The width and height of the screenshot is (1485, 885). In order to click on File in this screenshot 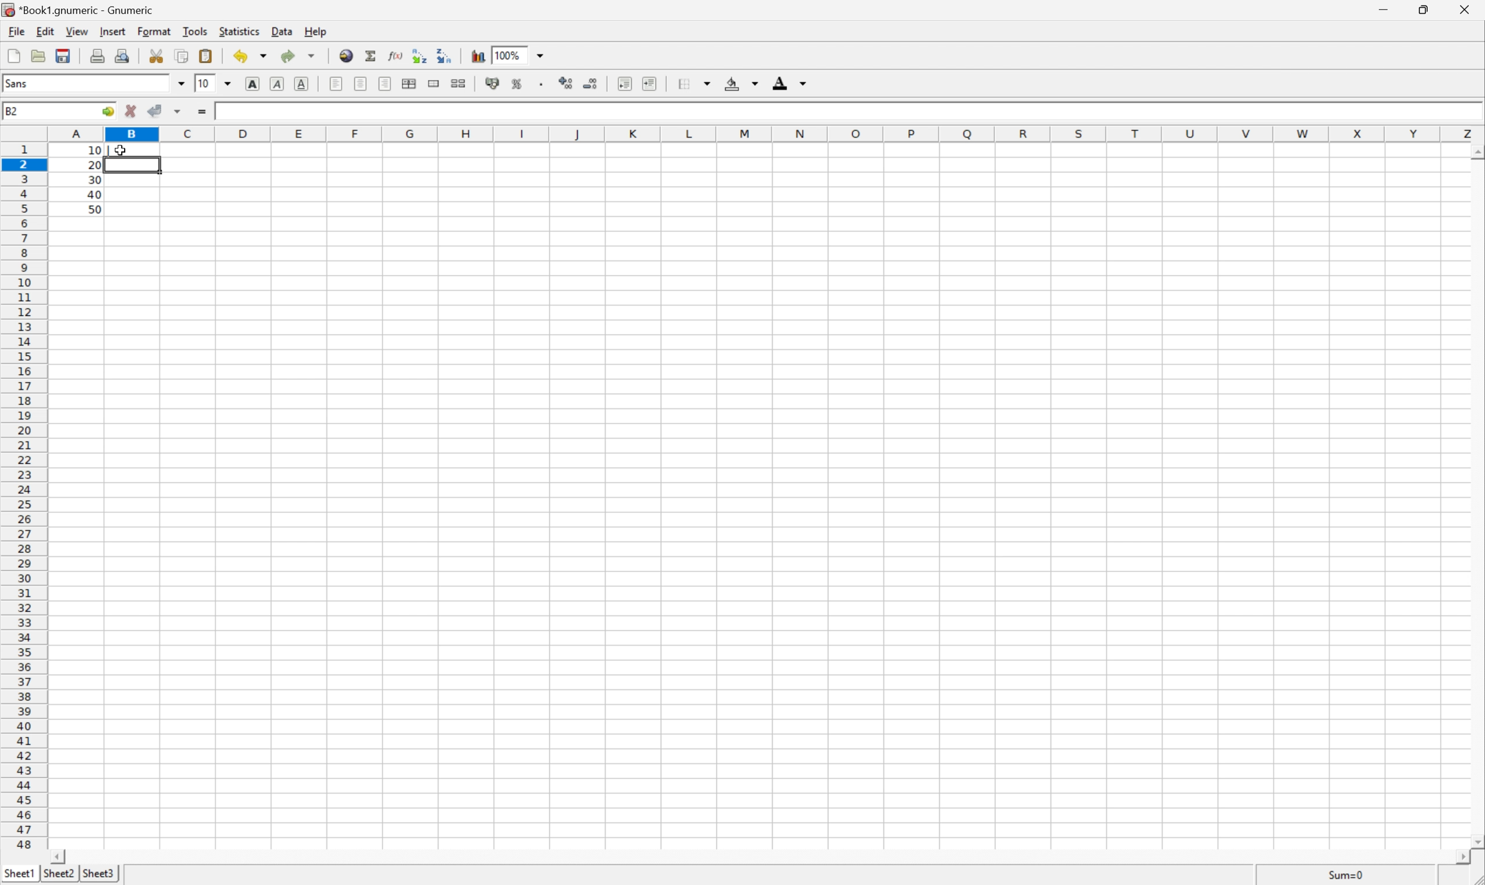, I will do `click(16, 32)`.